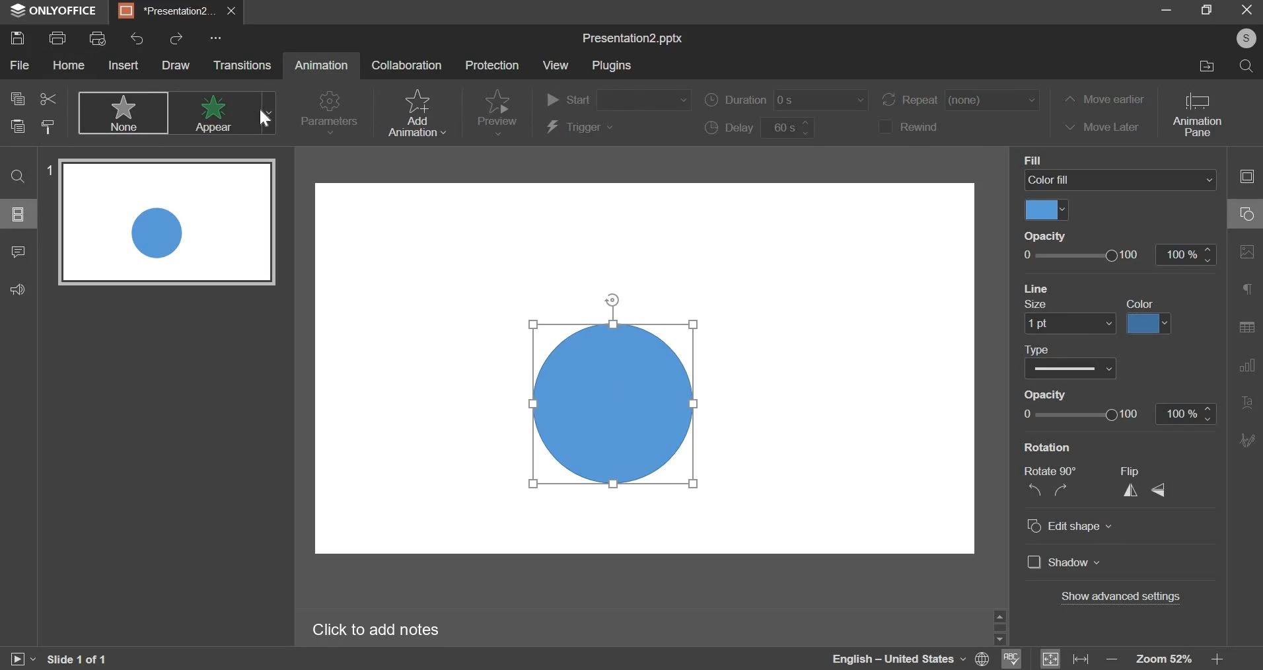  What do you see at coordinates (579, 128) in the screenshot?
I see `trigger` at bounding box center [579, 128].